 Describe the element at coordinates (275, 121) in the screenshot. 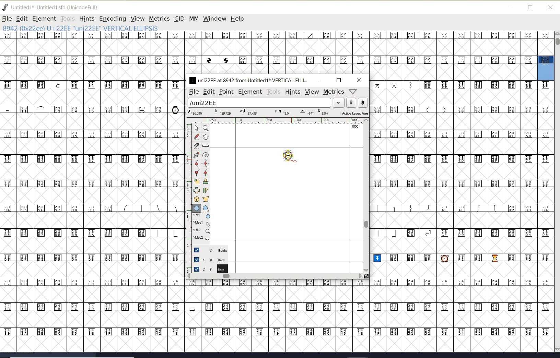

I see `ruler` at that location.